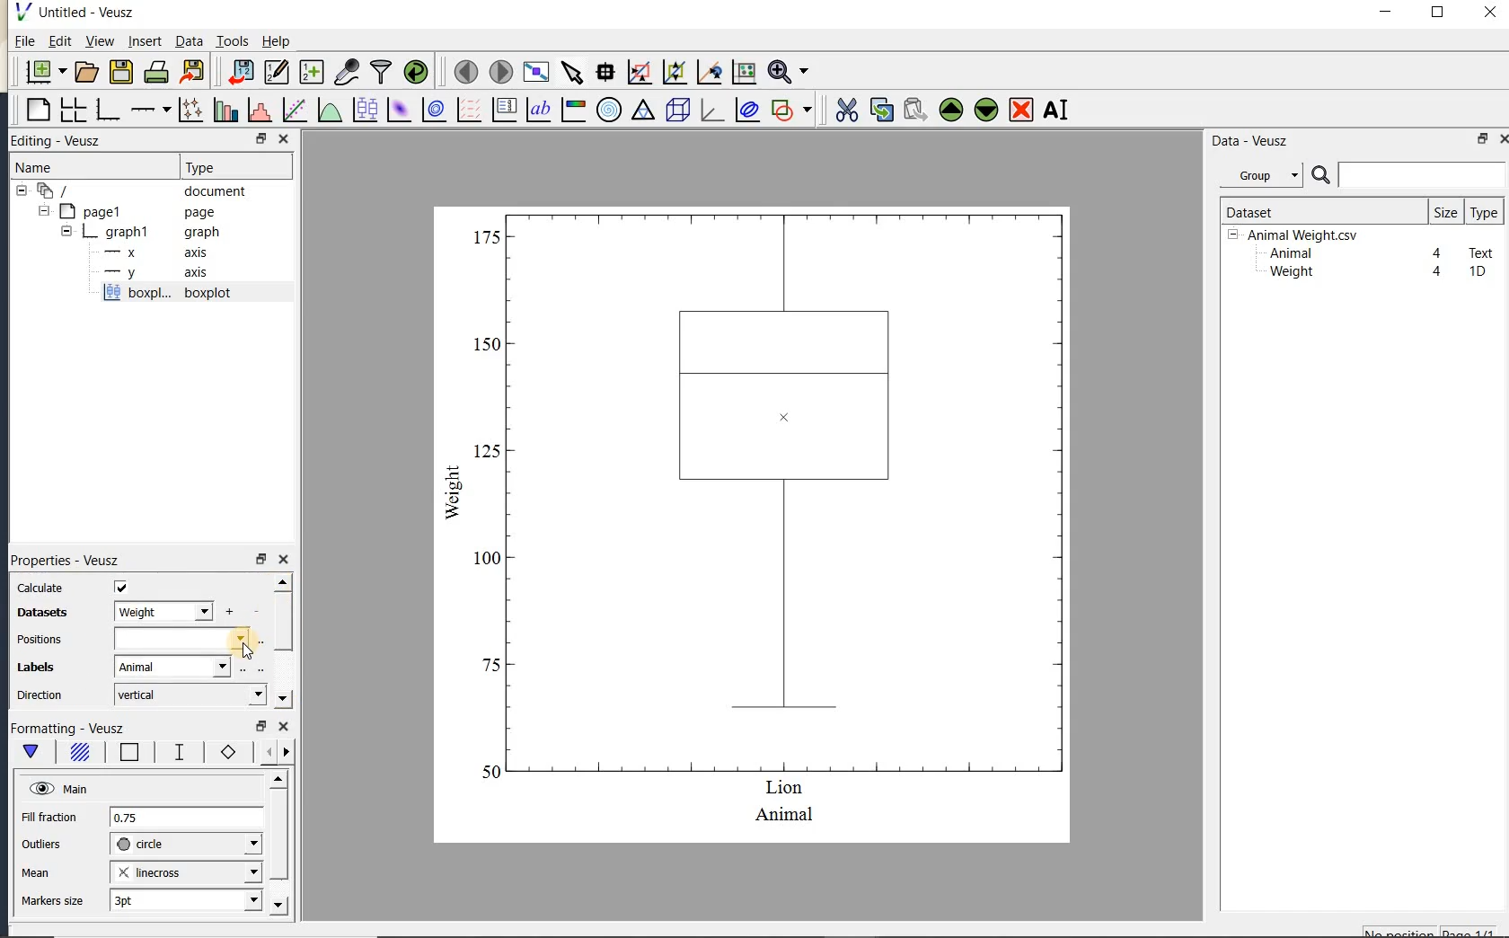  I want to click on size, so click(1445, 211).